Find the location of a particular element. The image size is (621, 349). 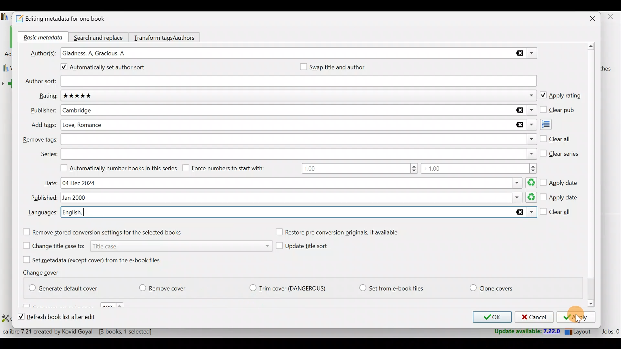

Apply date is located at coordinates (559, 198).